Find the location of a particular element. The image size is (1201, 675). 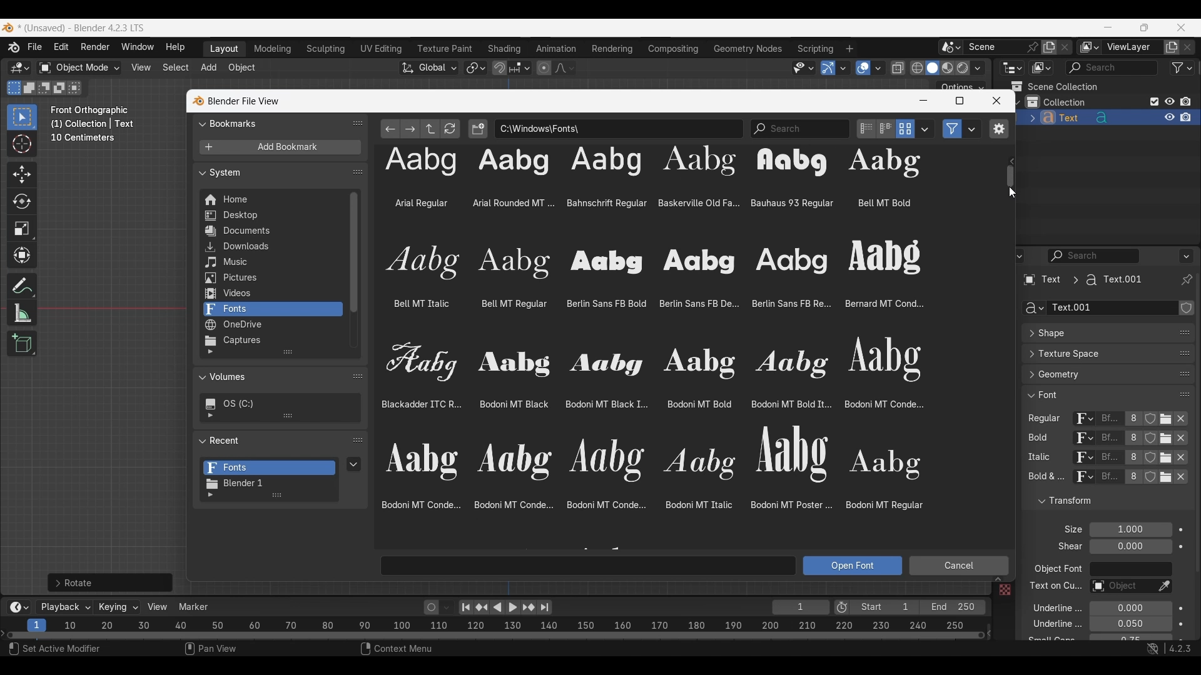

fake user is located at coordinates (1152, 482).